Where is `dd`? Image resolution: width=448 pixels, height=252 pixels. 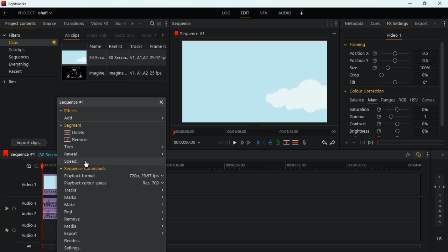 dd is located at coordinates (80, 118).